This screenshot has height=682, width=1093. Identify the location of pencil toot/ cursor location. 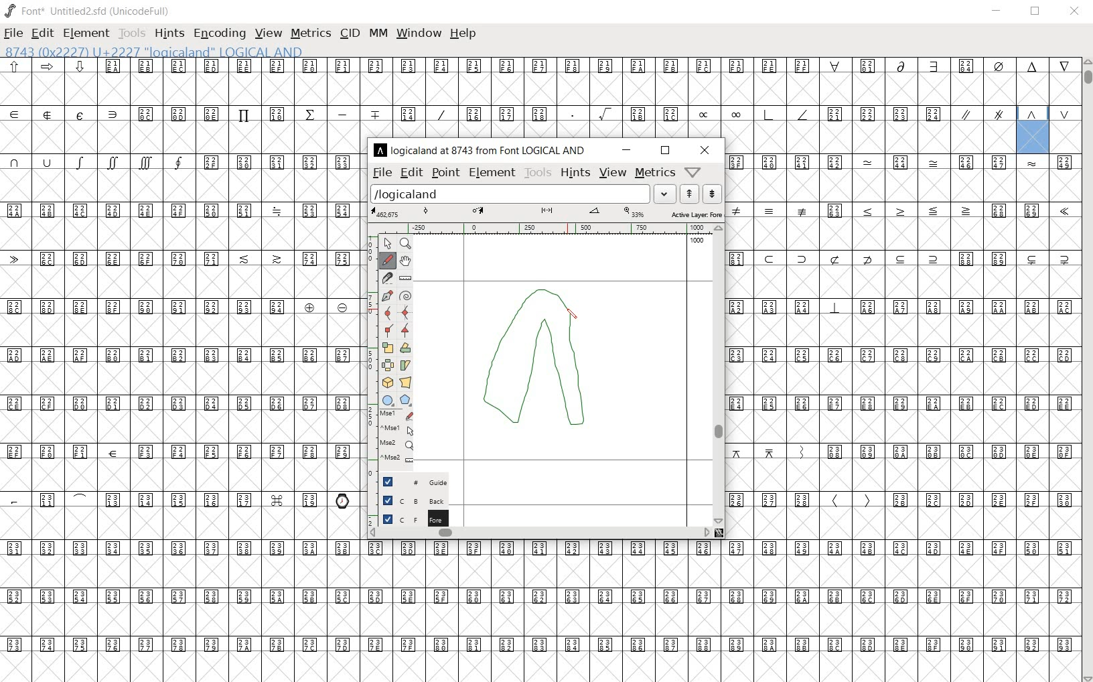
(575, 316).